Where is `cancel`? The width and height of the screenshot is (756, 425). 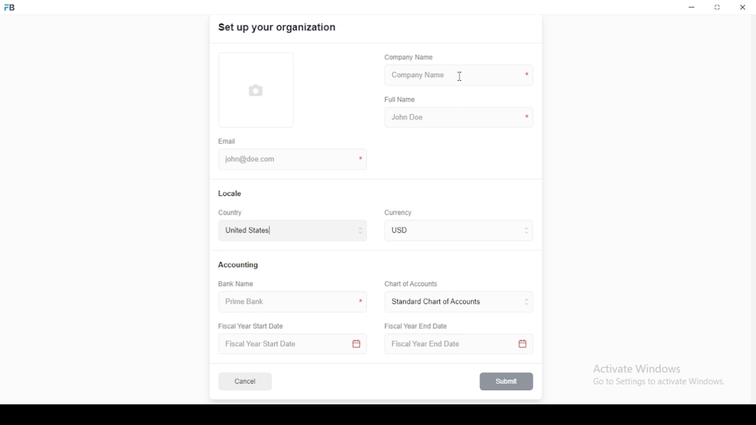 cancel is located at coordinates (245, 382).